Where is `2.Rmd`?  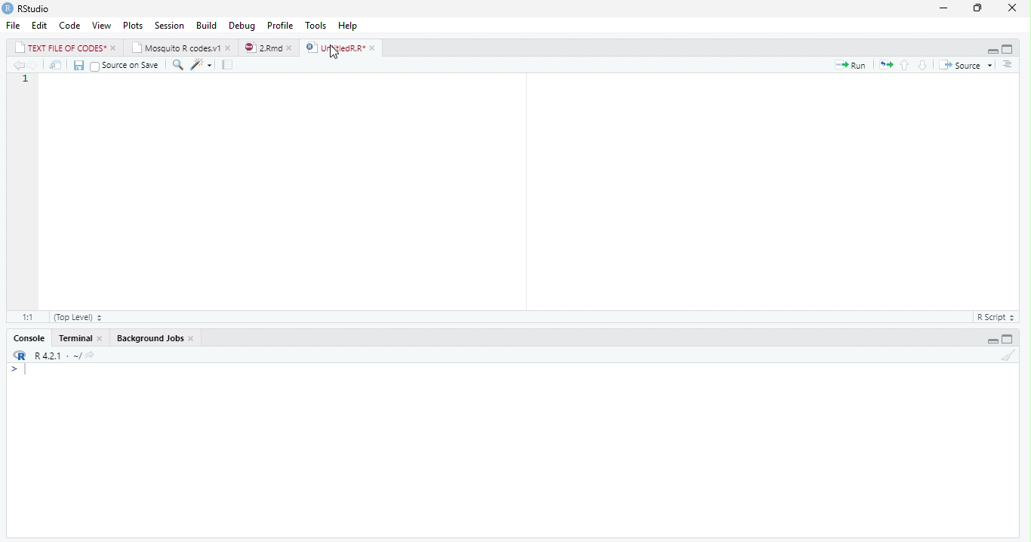 2.Rmd is located at coordinates (269, 48).